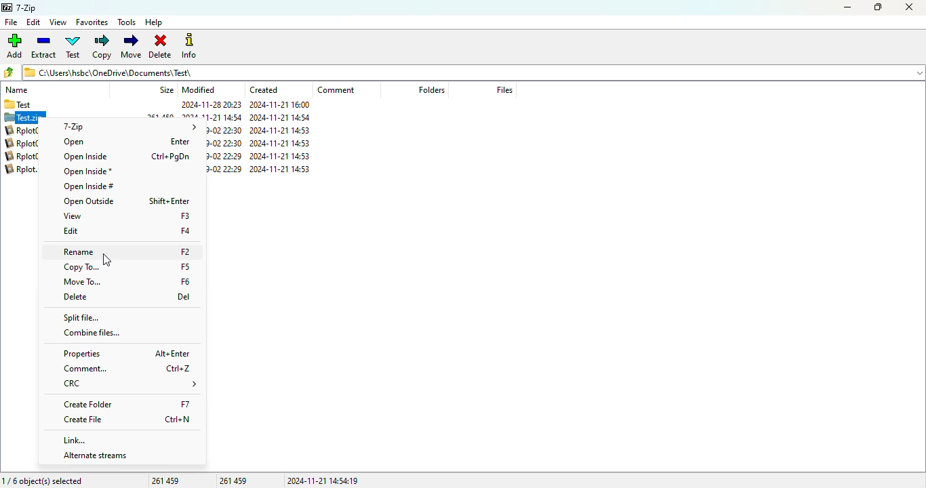  What do you see at coordinates (127, 22) in the screenshot?
I see `tools` at bounding box center [127, 22].